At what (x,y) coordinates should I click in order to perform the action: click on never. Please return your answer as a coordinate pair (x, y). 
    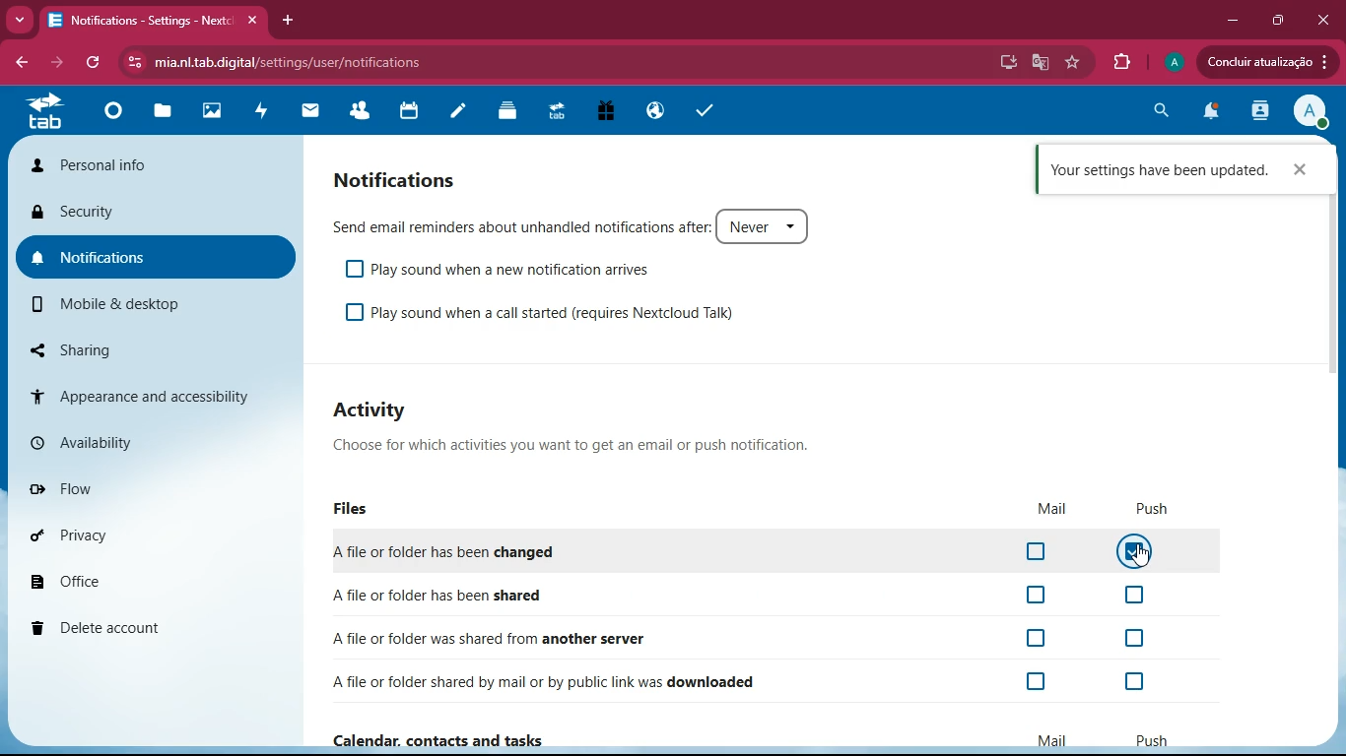
    Looking at the image, I should click on (763, 227).